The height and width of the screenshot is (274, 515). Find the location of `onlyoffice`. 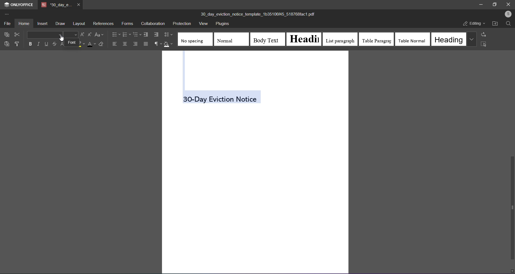

onlyoffice is located at coordinates (18, 4).